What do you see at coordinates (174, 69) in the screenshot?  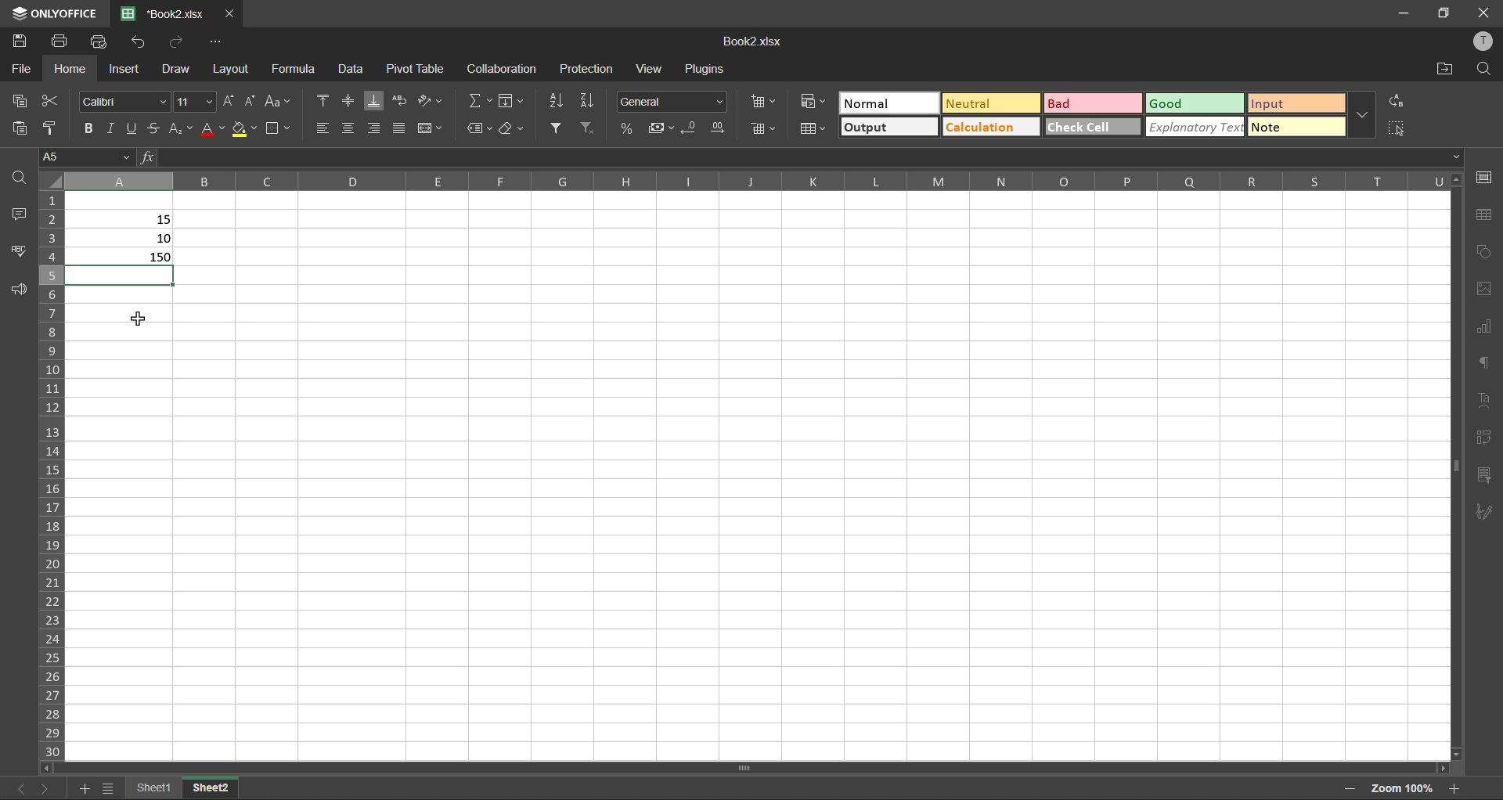 I see `draw` at bounding box center [174, 69].